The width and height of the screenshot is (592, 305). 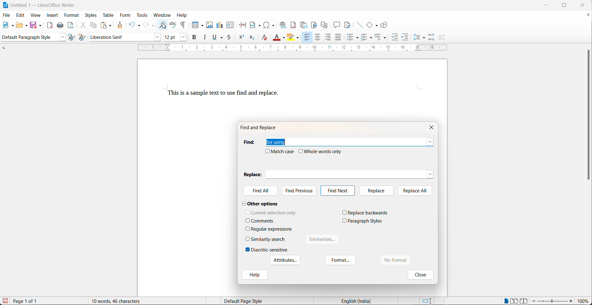 I want to click on insert table, so click(x=198, y=23).